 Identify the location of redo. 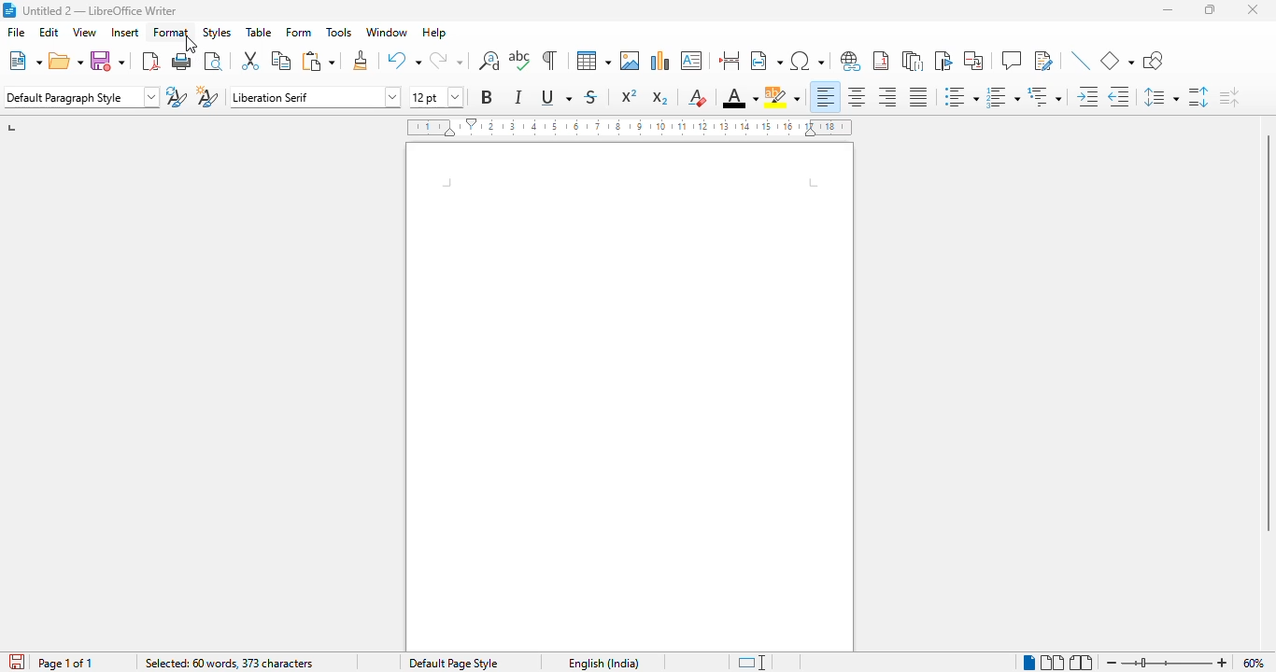
(446, 61).